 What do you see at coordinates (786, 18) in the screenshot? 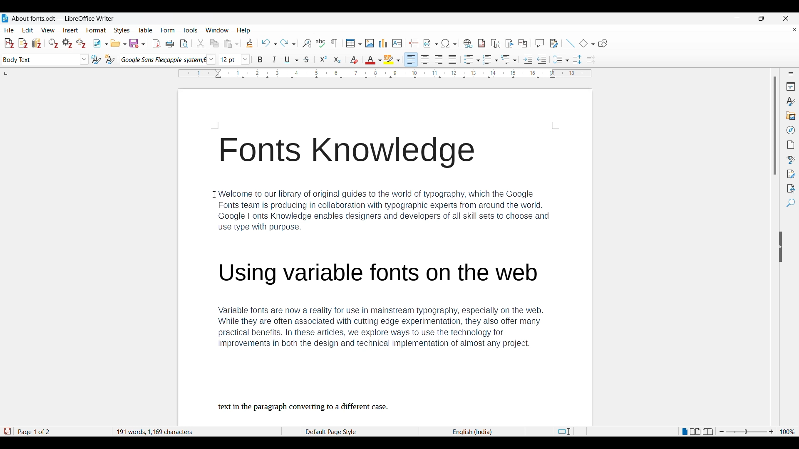
I see `Close interface` at bounding box center [786, 18].